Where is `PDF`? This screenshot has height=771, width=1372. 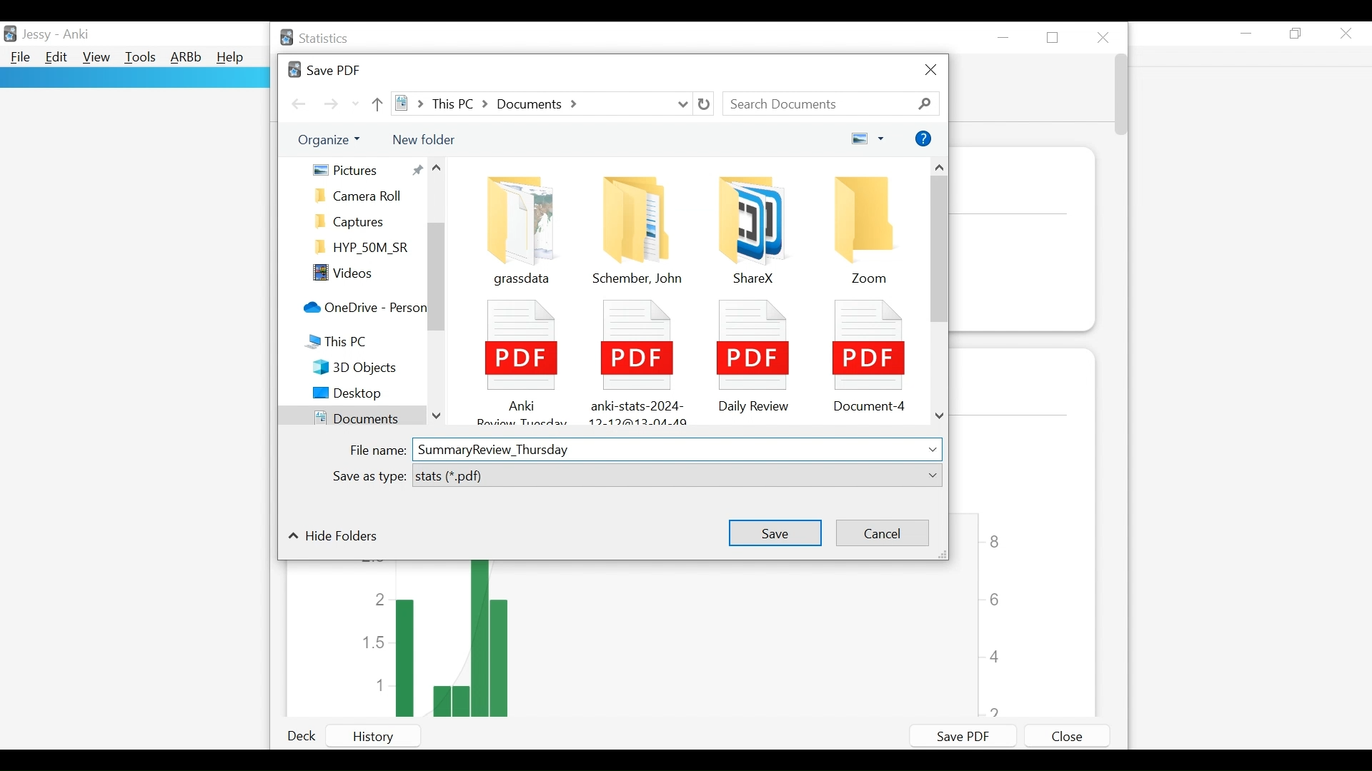
PDF is located at coordinates (518, 358).